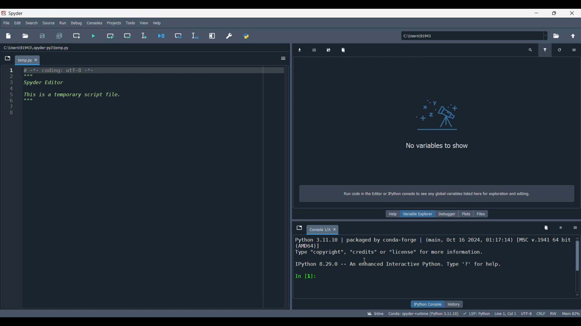  What do you see at coordinates (300, 50) in the screenshot?
I see `Import data` at bounding box center [300, 50].